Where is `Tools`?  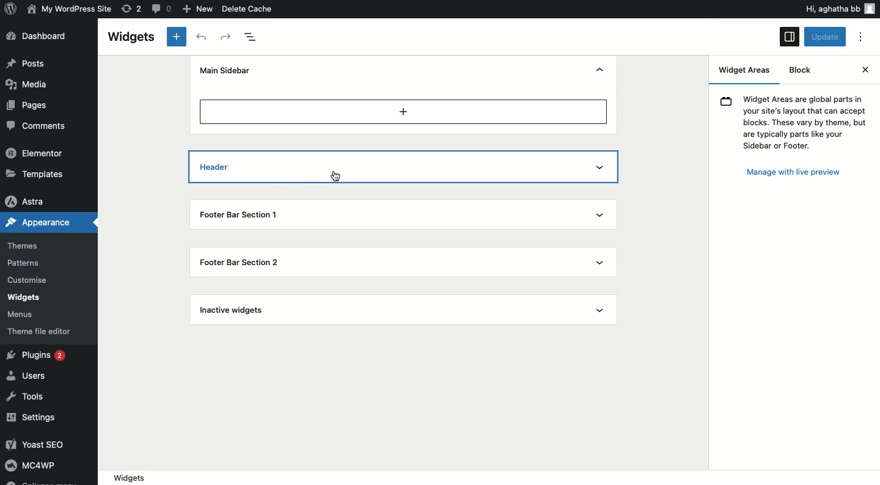
Tools is located at coordinates (26, 398).